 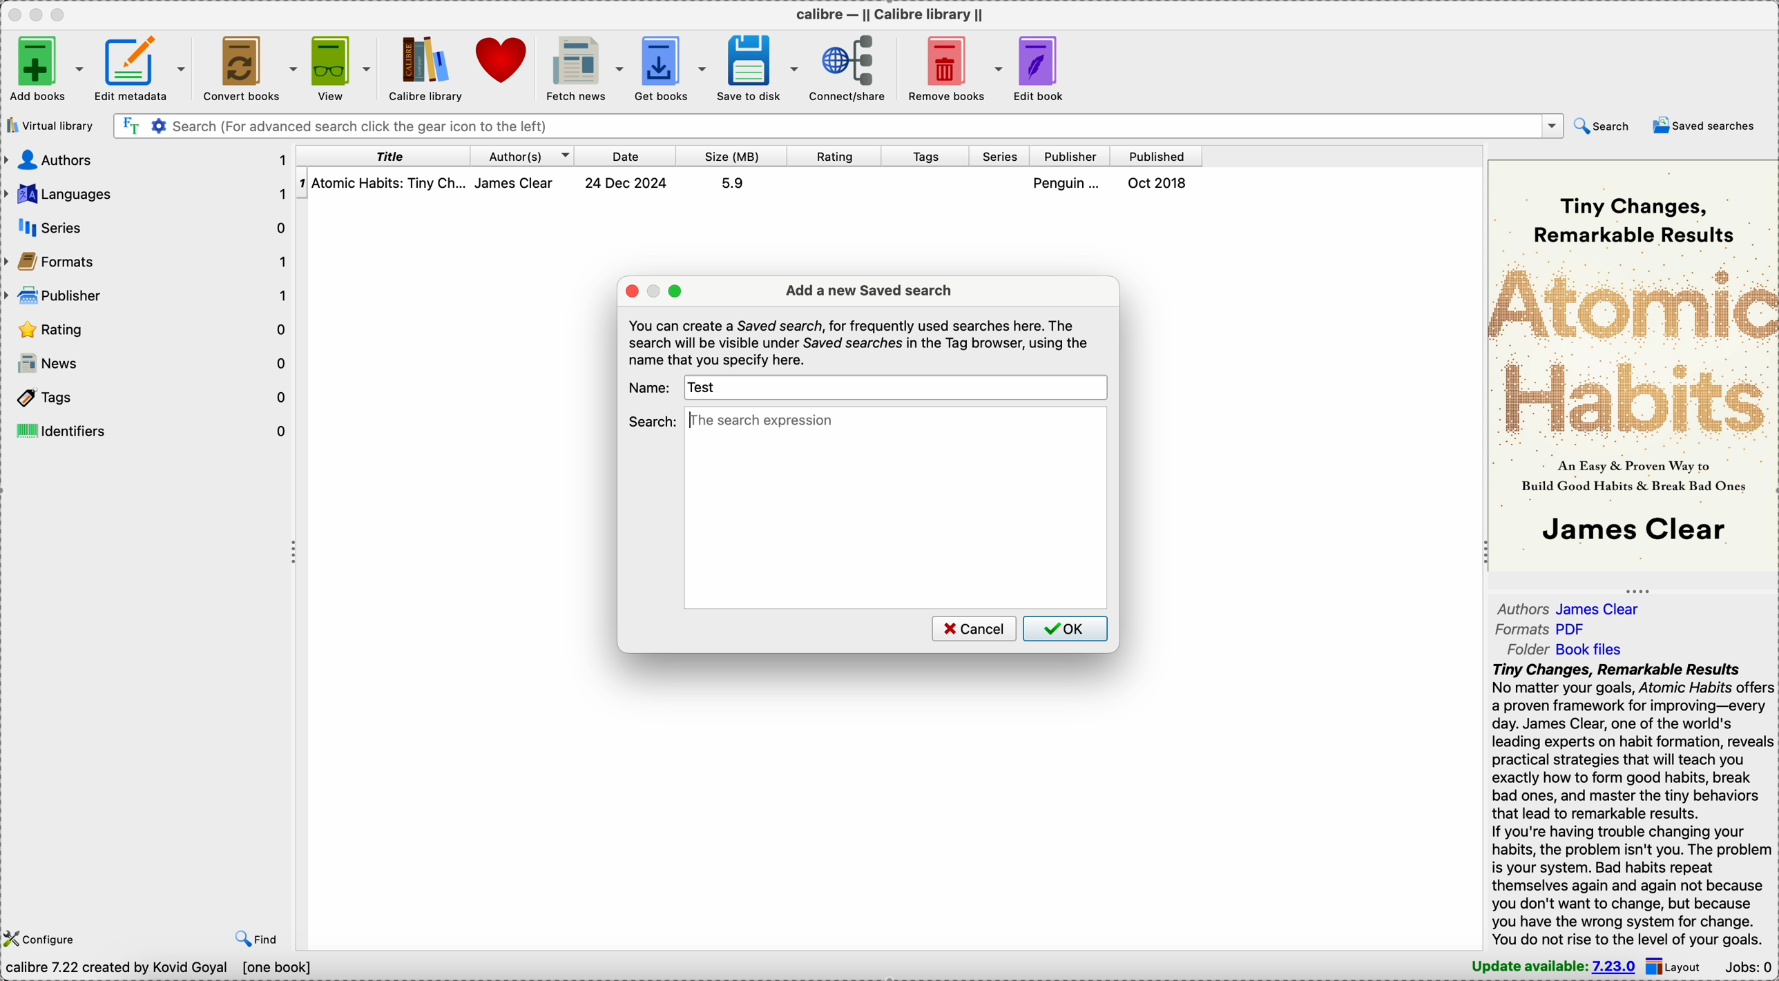 What do you see at coordinates (653, 420) in the screenshot?
I see `search` at bounding box center [653, 420].